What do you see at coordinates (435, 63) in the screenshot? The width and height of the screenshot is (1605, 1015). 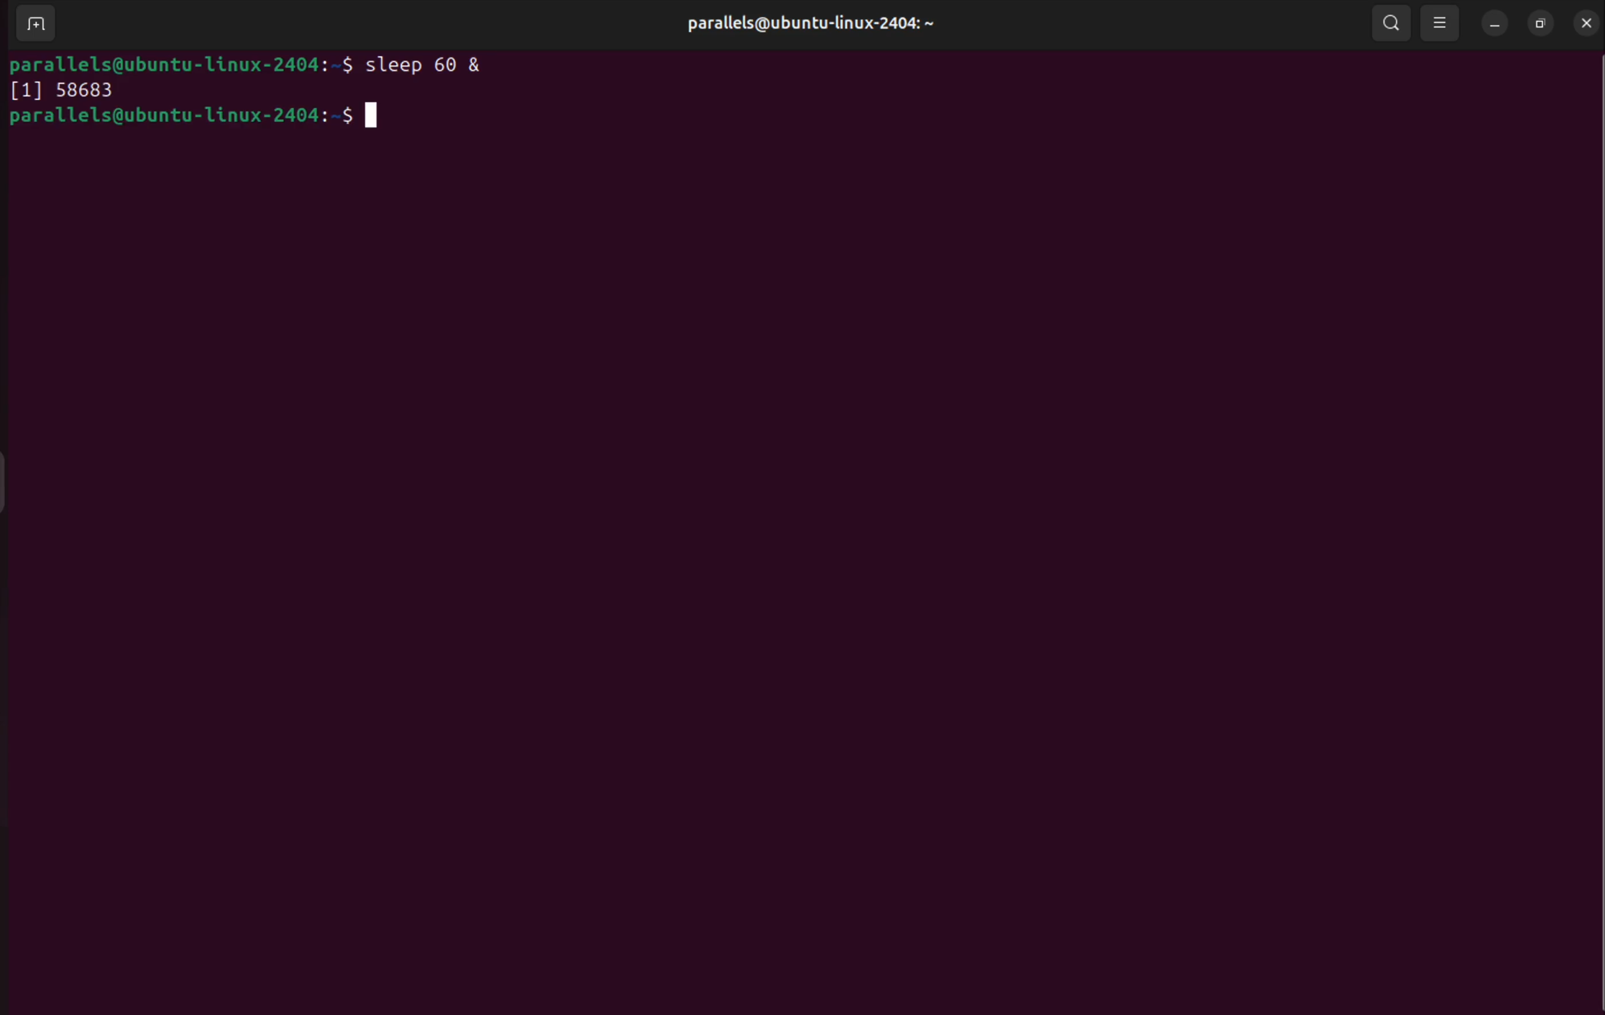 I see `sleep60 &` at bounding box center [435, 63].